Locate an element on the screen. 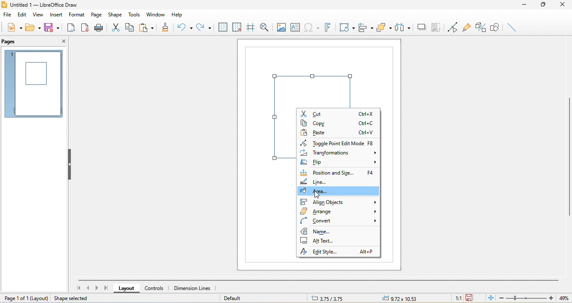  format is located at coordinates (76, 13).